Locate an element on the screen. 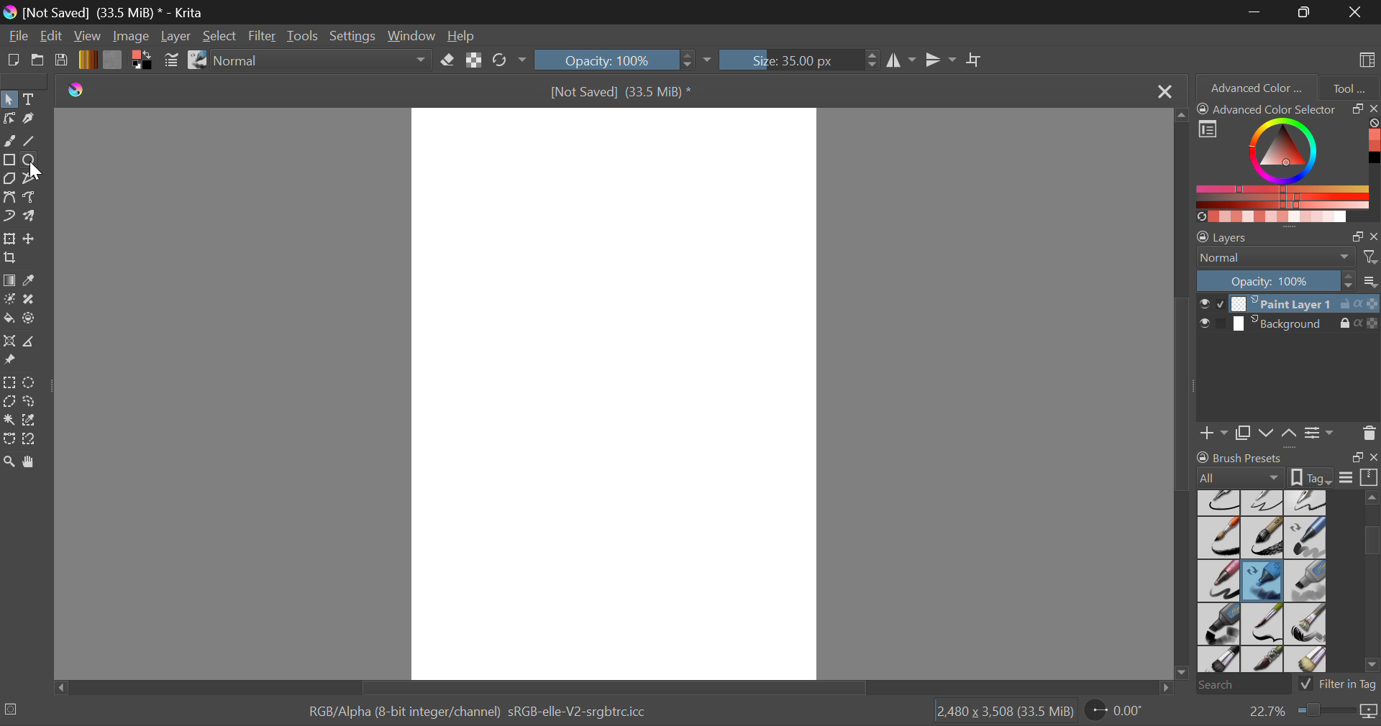 This screenshot has height=726, width=1381. Search is located at coordinates (1239, 686).